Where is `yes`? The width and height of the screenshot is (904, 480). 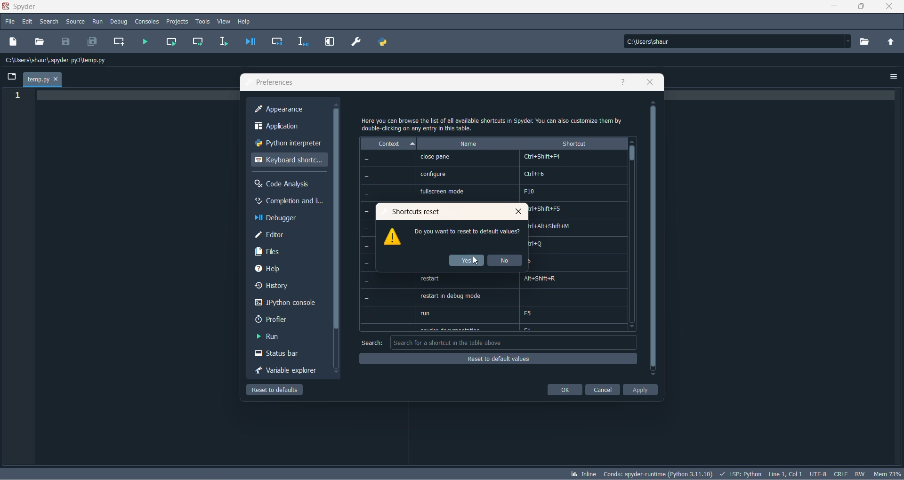
yes is located at coordinates (467, 261).